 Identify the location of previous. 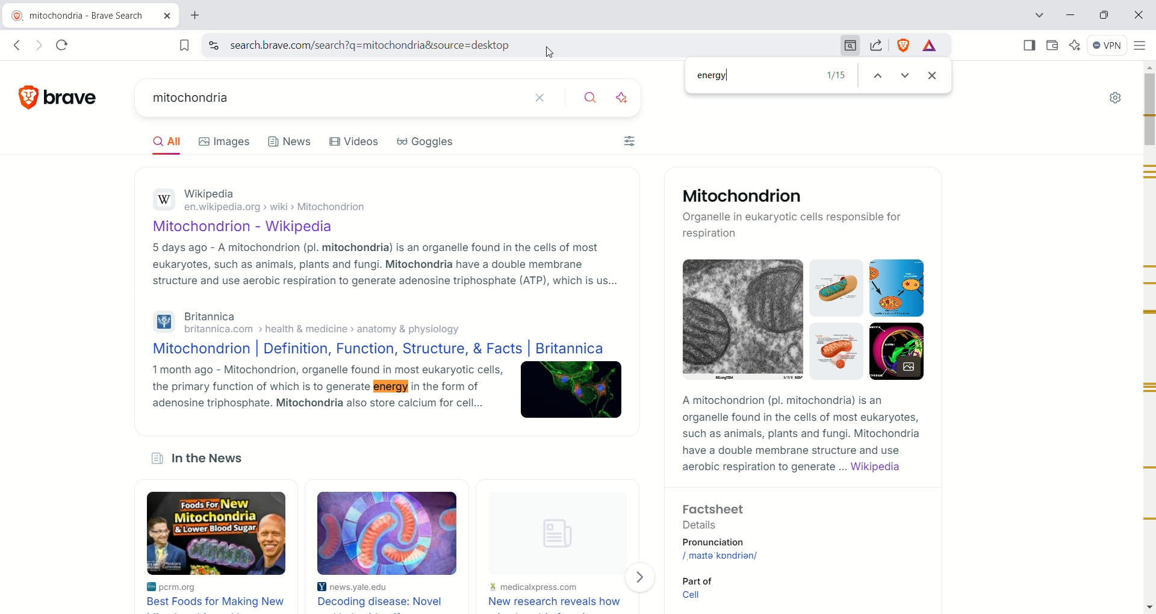
(878, 77).